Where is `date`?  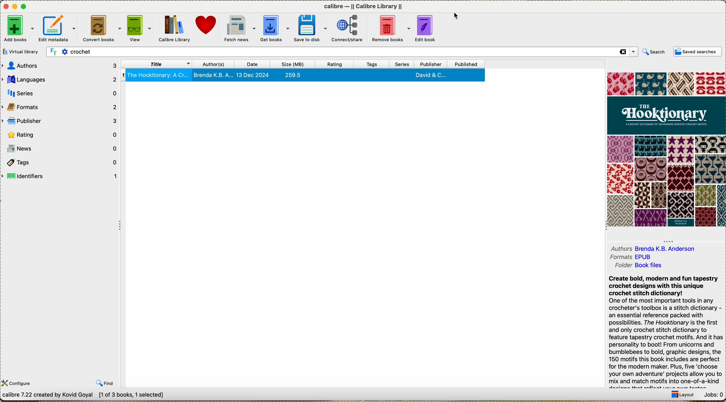
date is located at coordinates (256, 63).